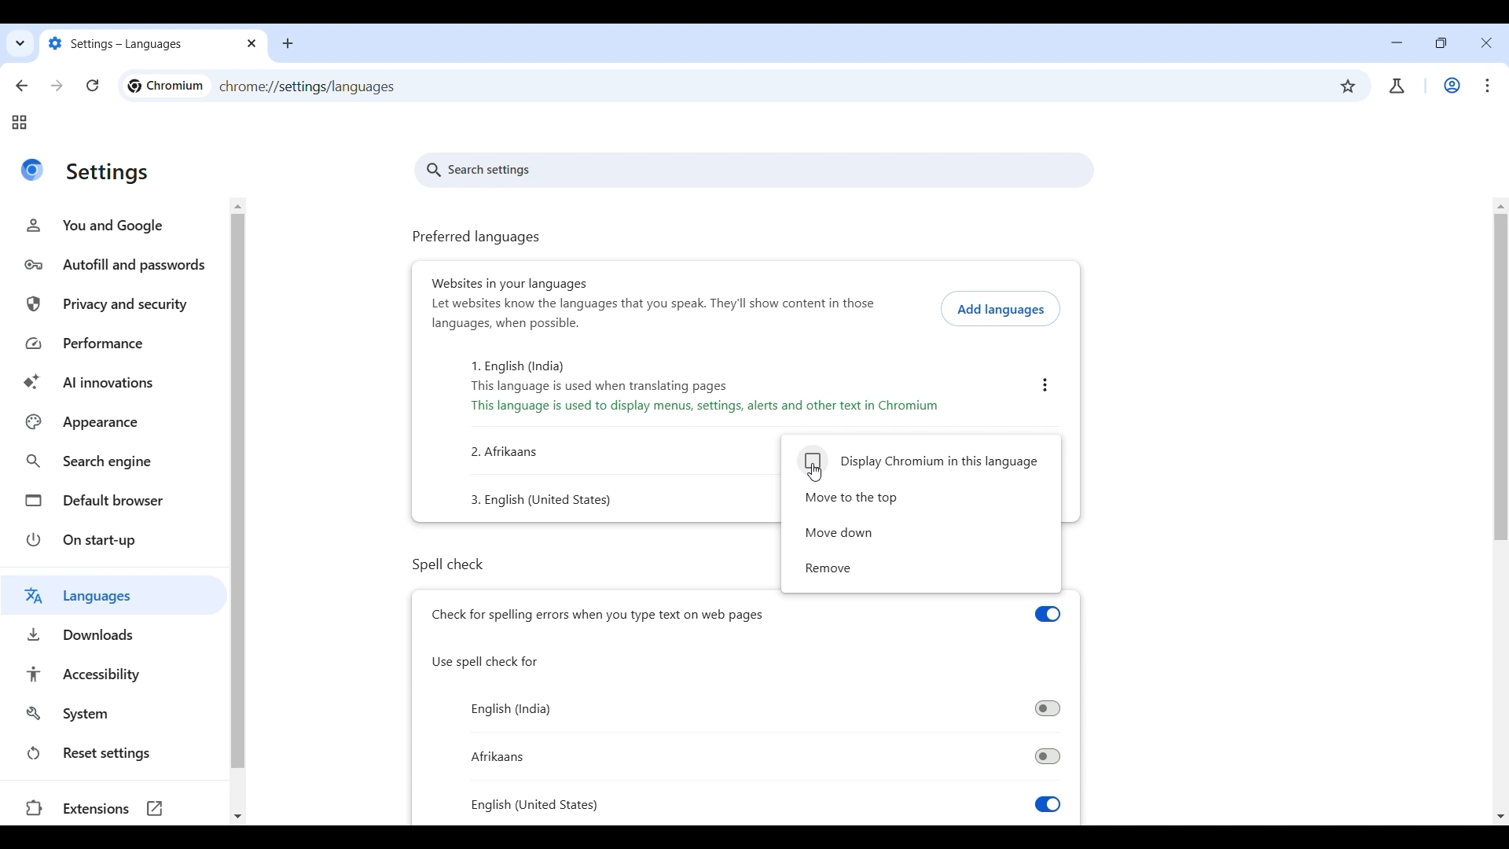  What do you see at coordinates (117, 462) in the screenshot?
I see `Search engine` at bounding box center [117, 462].